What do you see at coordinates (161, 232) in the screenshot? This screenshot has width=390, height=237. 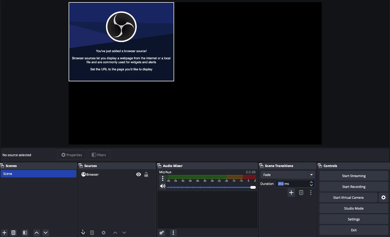 I see `Settings` at bounding box center [161, 232].